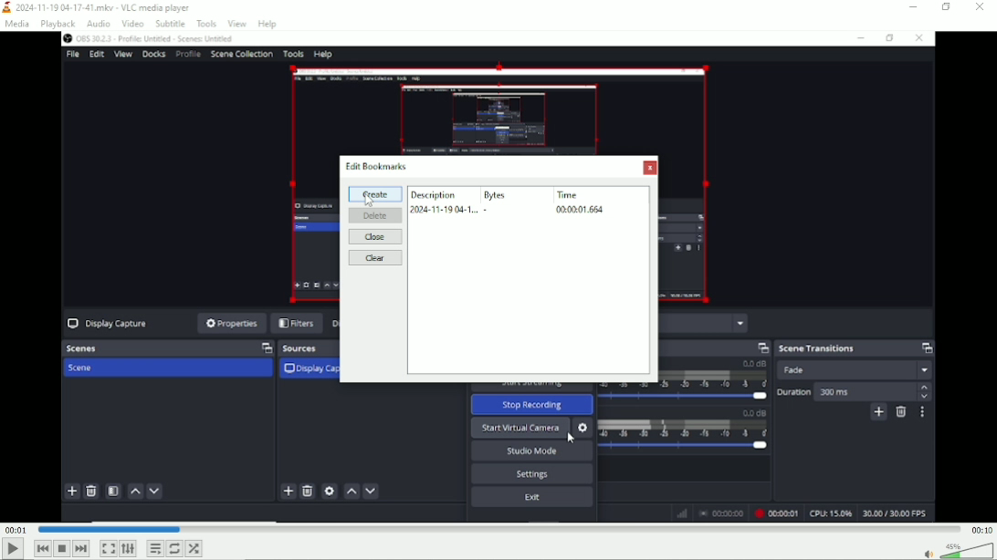 The width and height of the screenshot is (997, 560). What do you see at coordinates (16, 24) in the screenshot?
I see `Media` at bounding box center [16, 24].